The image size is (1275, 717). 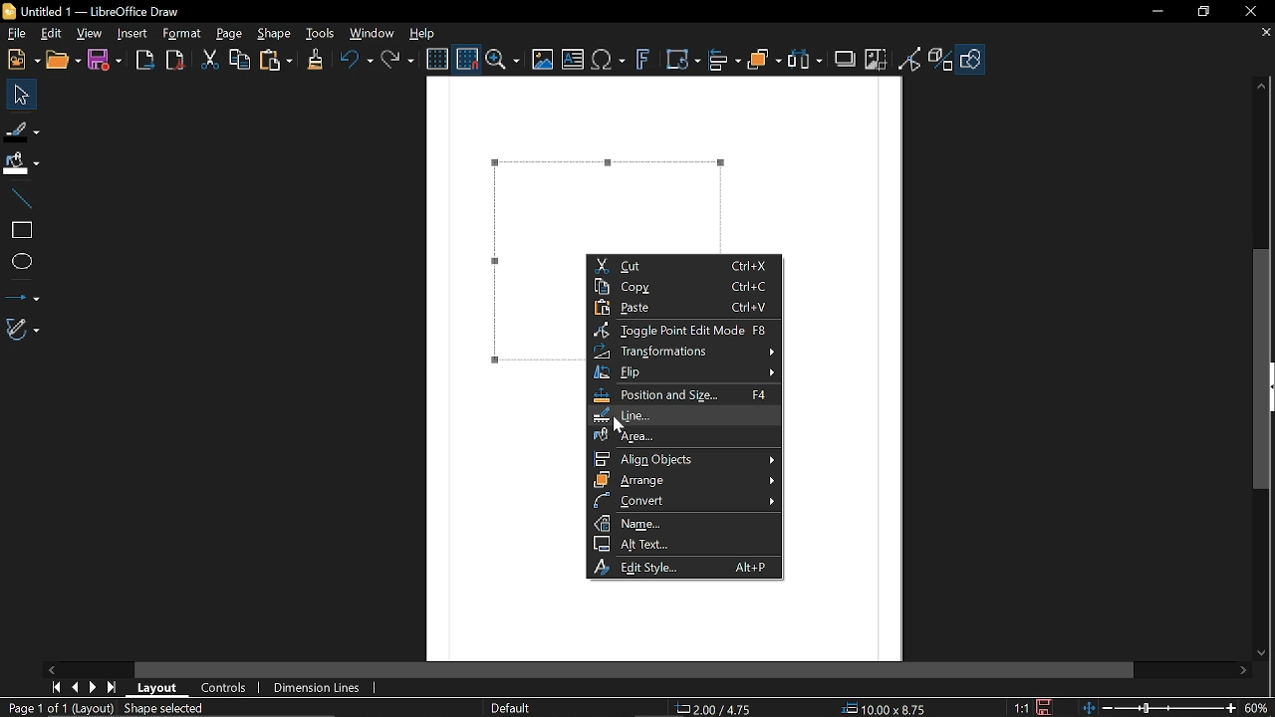 What do you see at coordinates (465, 58) in the screenshot?
I see `Snap to grid` at bounding box center [465, 58].